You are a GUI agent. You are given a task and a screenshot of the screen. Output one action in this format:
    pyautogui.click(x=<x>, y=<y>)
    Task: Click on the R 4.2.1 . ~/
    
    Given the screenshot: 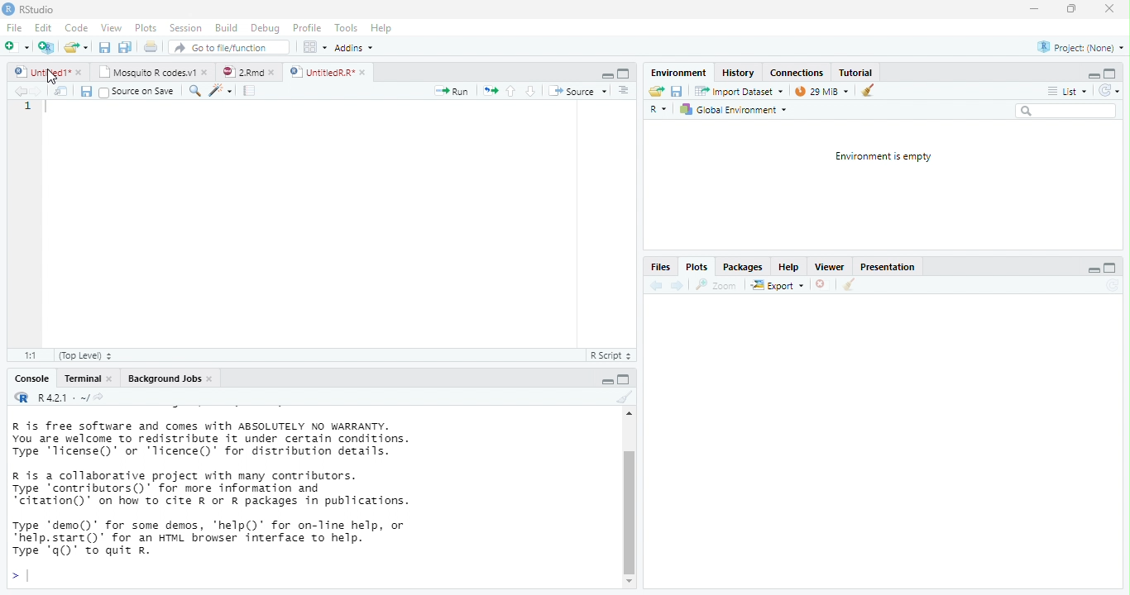 What is the action you would take?
    pyautogui.click(x=61, y=397)
    